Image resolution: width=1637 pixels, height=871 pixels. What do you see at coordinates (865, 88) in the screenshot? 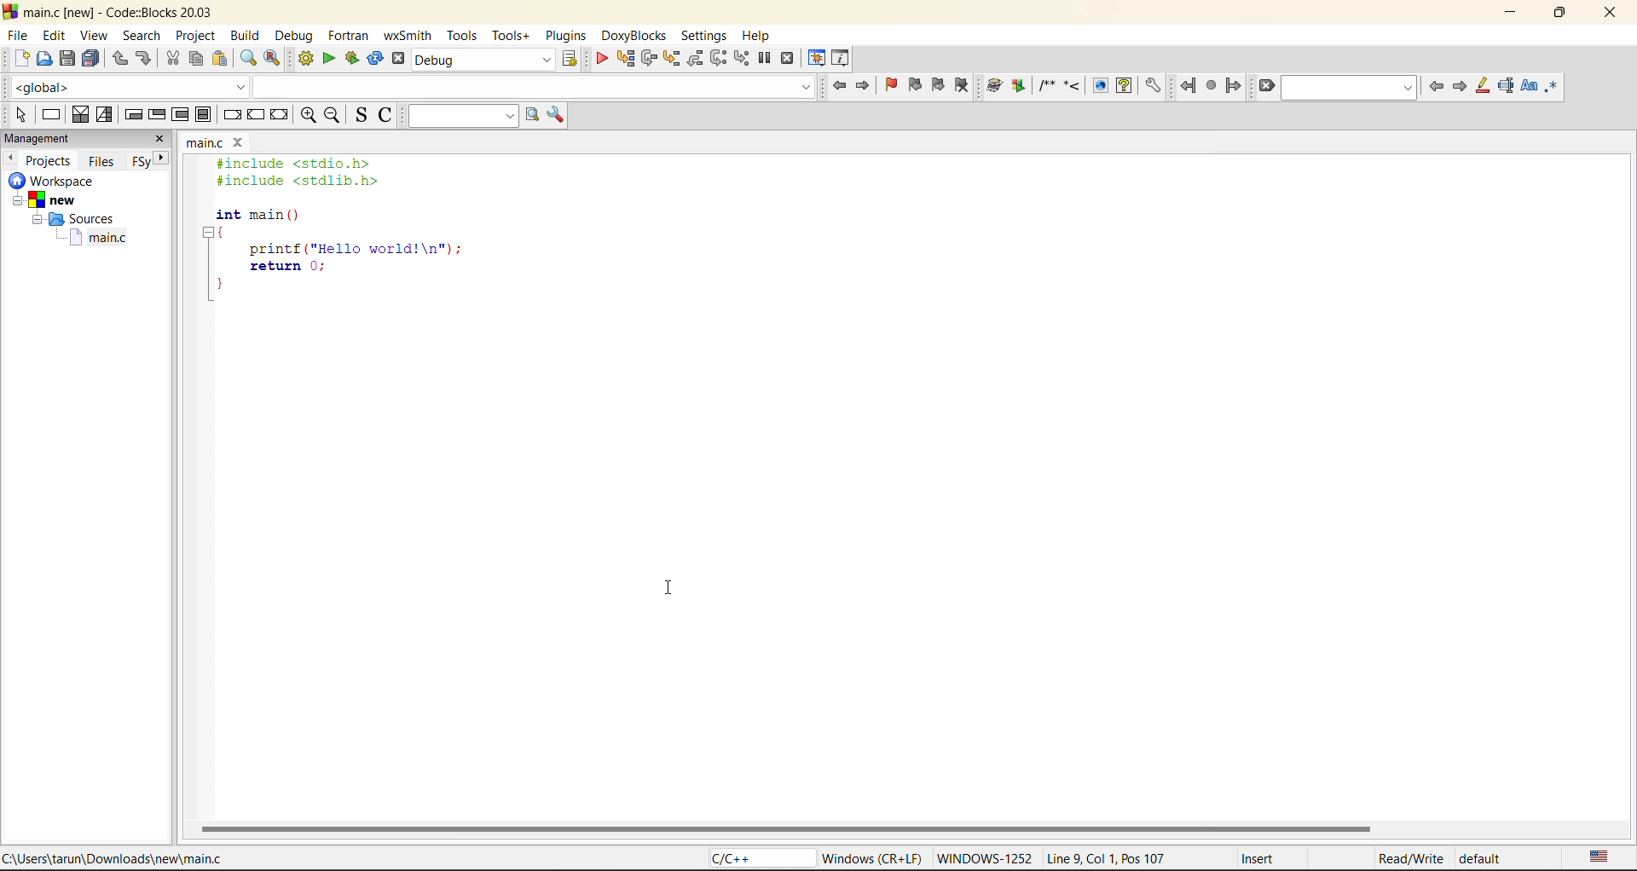
I see `jump forward` at bounding box center [865, 88].